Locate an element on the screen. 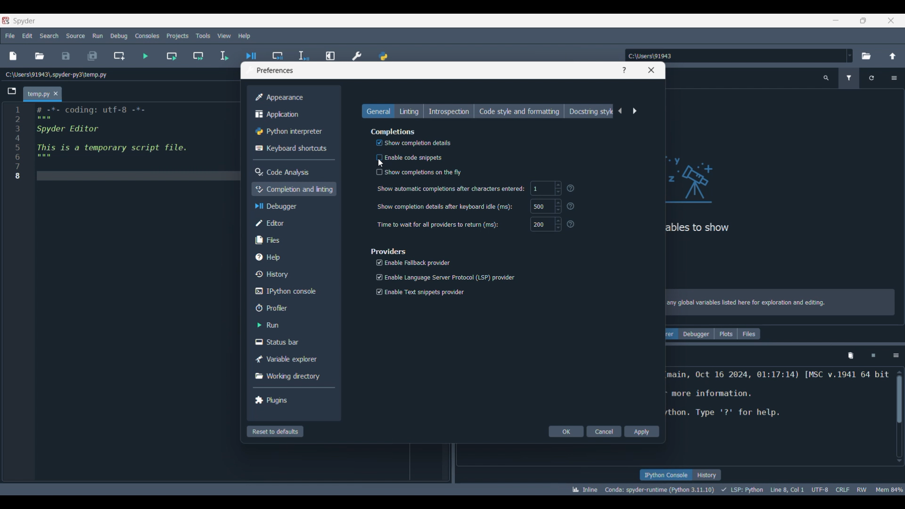 The image size is (905, 509). Preferences is located at coordinates (357, 53).